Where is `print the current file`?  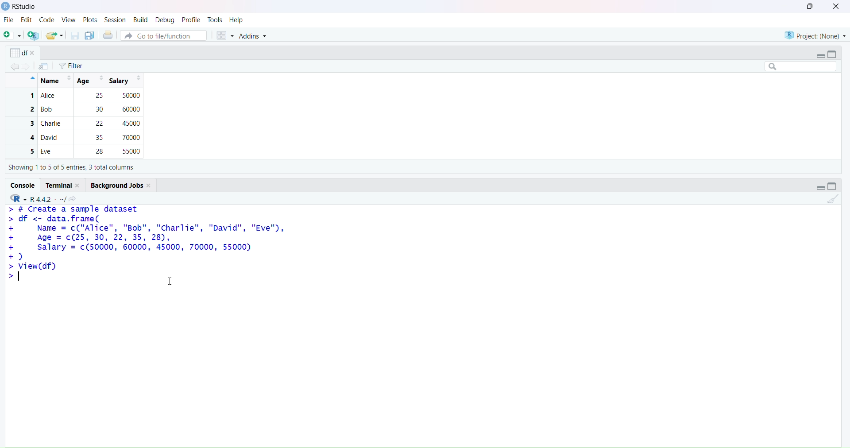 print the current file is located at coordinates (108, 35).